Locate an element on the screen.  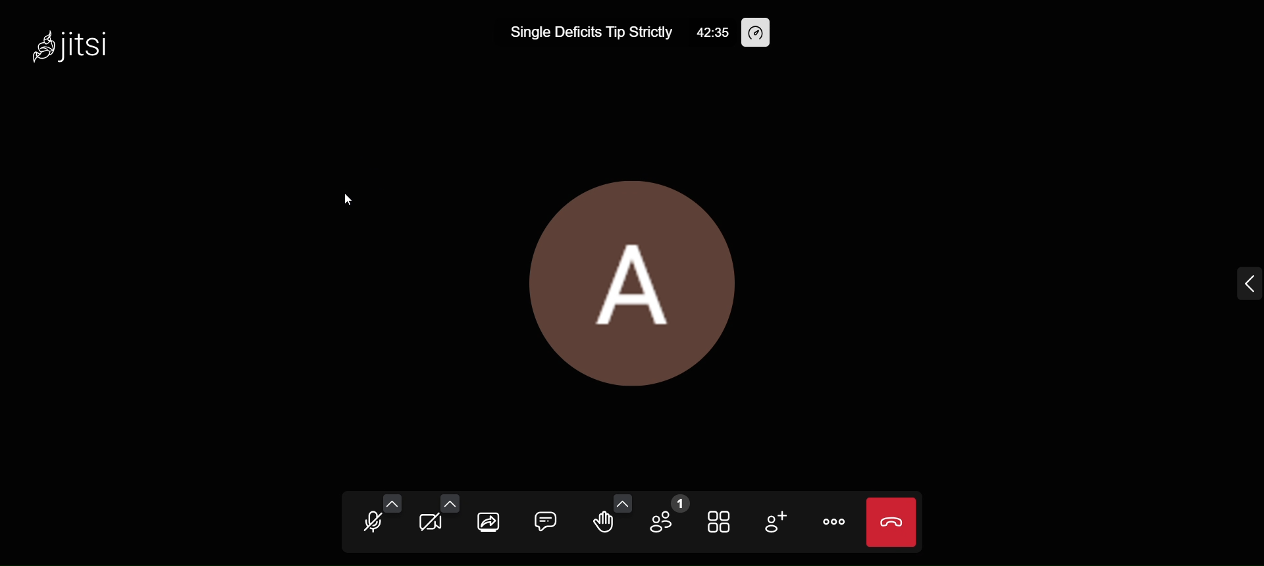
video setting is located at coordinates (452, 502).